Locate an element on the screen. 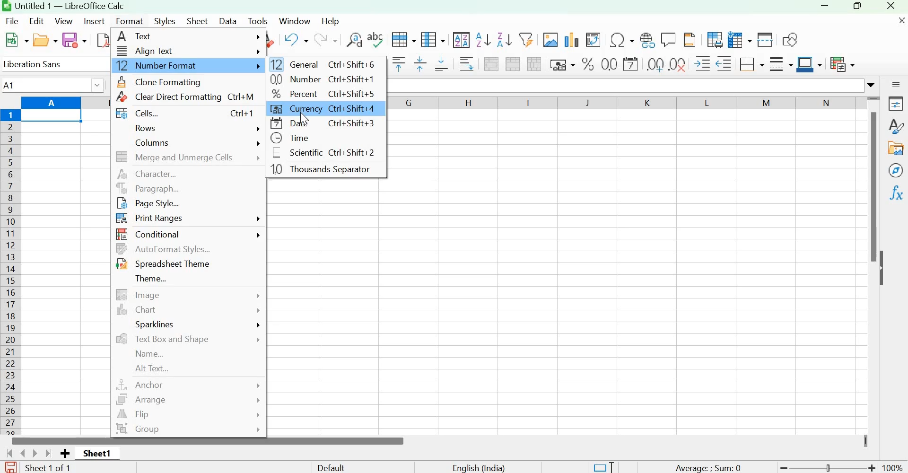  Number Format is located at coordinates (187, 65).